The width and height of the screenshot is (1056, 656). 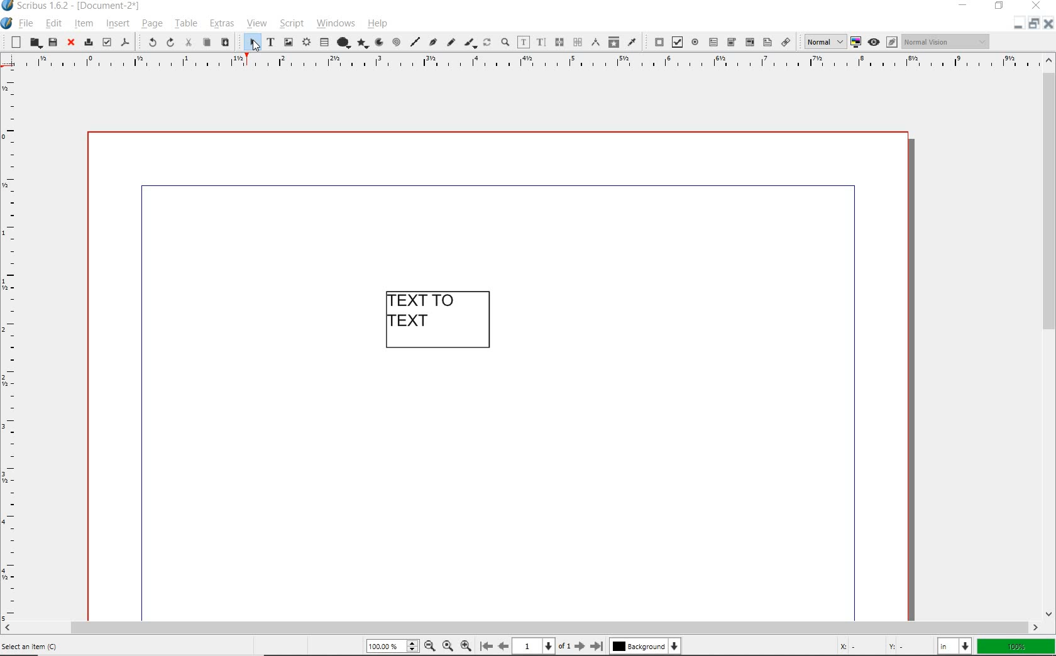 I want to click on rotate item, so click(x=486, y=43).